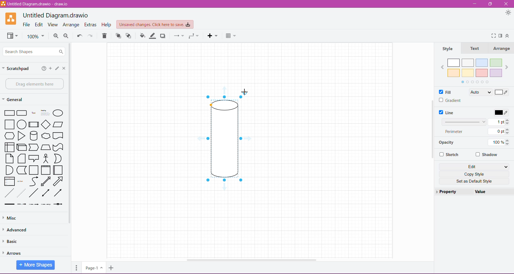  What do you see at coordinates (39, 24) in the screenshot?
I see `Edit` at bounding box center [39, 24].